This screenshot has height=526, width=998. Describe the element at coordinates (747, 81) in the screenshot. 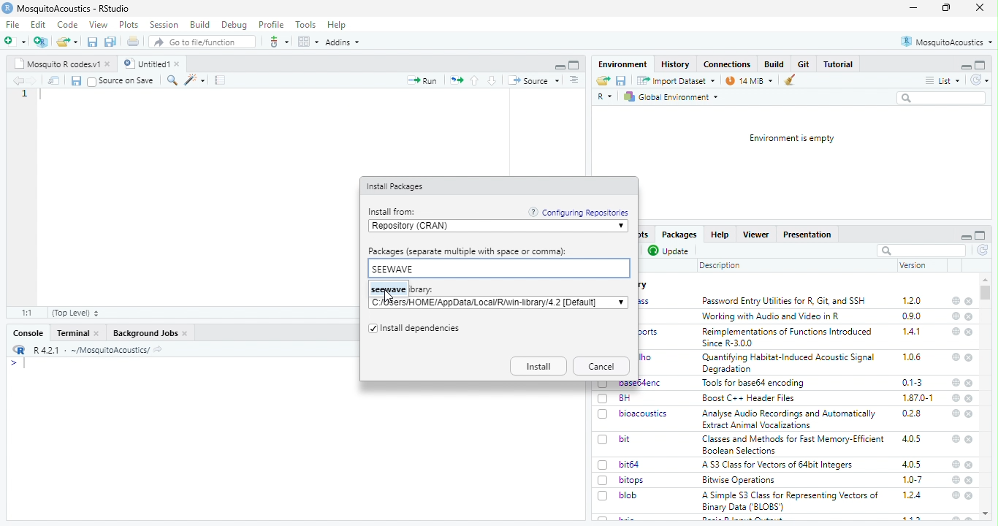

I see `6 MiB` at that location.